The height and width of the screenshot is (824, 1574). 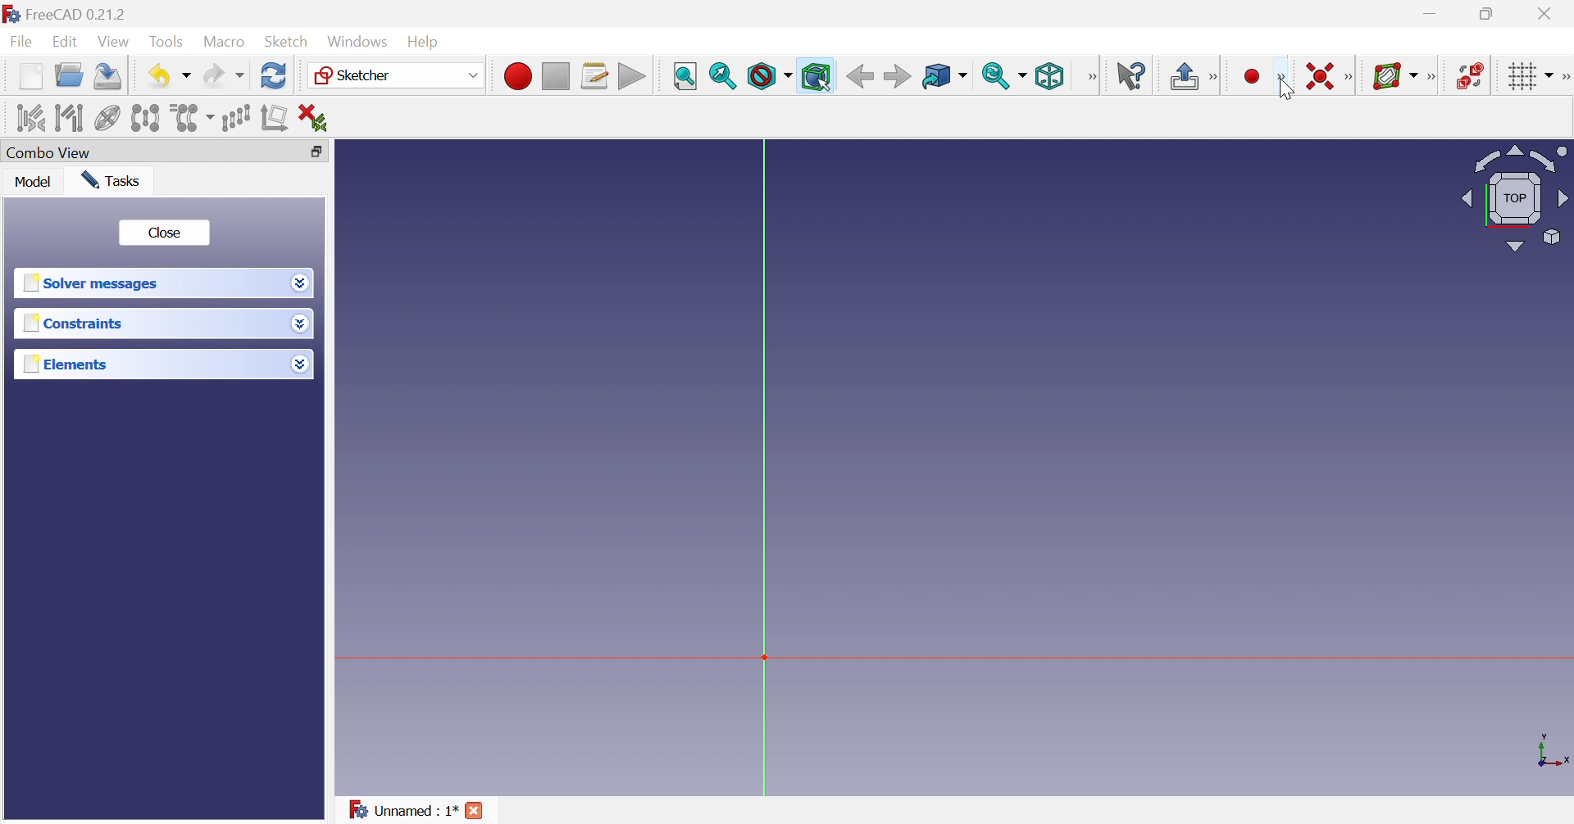 I want to click on FreeCAD 0.21.2, so click(x=77, y=14).